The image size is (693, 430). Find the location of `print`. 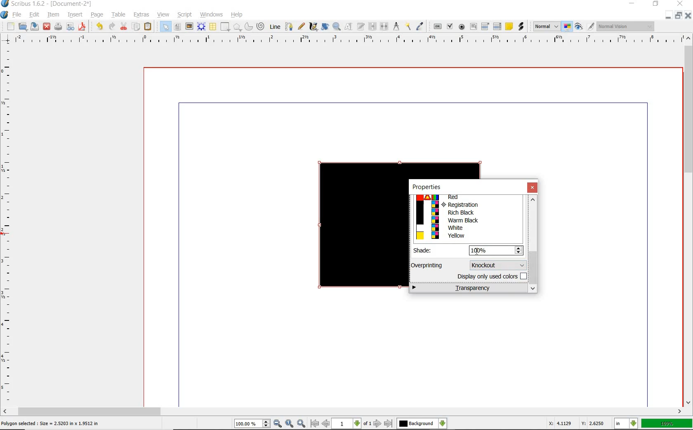

print is located at coordinates (59, 28).